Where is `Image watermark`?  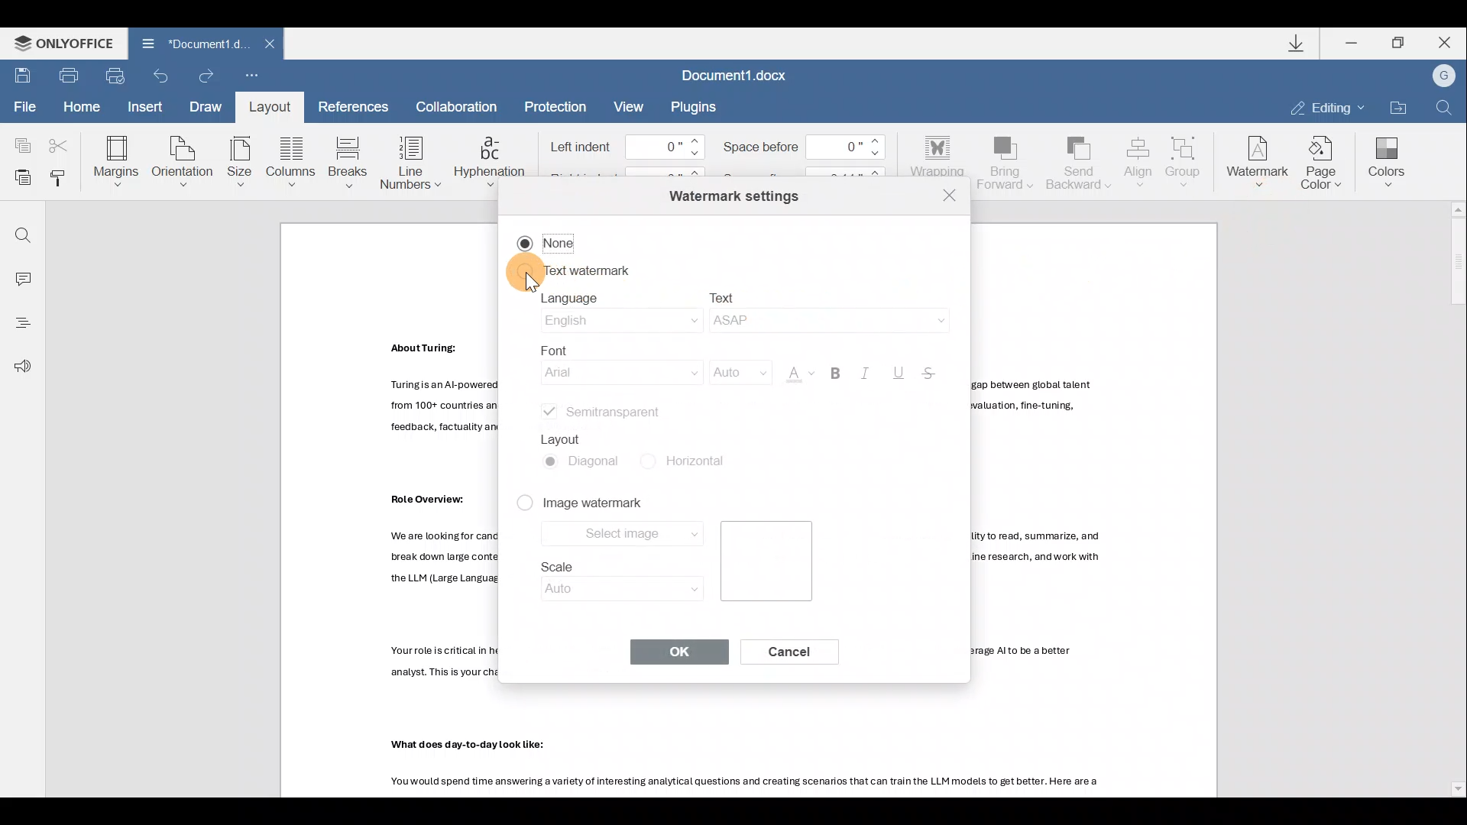
Image watermark is located at coordinates (595, 506).